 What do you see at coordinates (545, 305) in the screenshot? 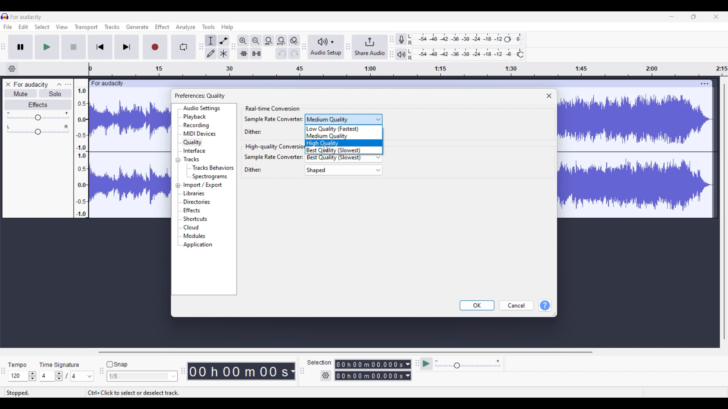
I see `Help` at bounding box center [545, 305].